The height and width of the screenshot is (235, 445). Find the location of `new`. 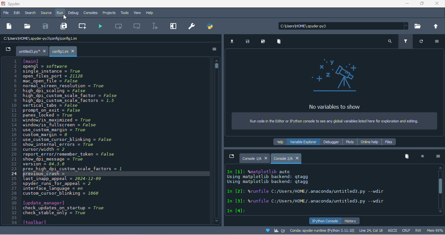

new is located at coordinates (8, 26).